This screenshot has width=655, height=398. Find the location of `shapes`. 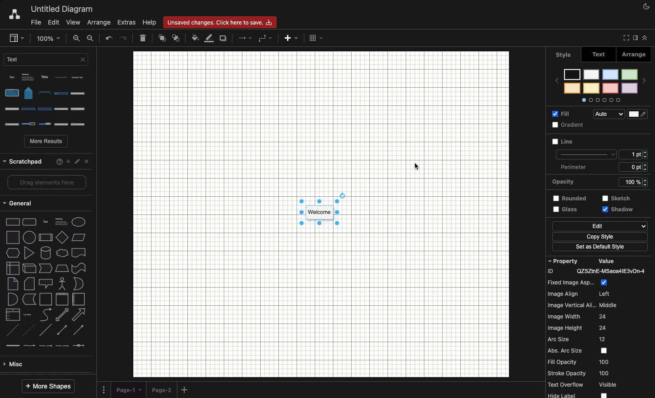

shapes is located at coordinates (49, 219).